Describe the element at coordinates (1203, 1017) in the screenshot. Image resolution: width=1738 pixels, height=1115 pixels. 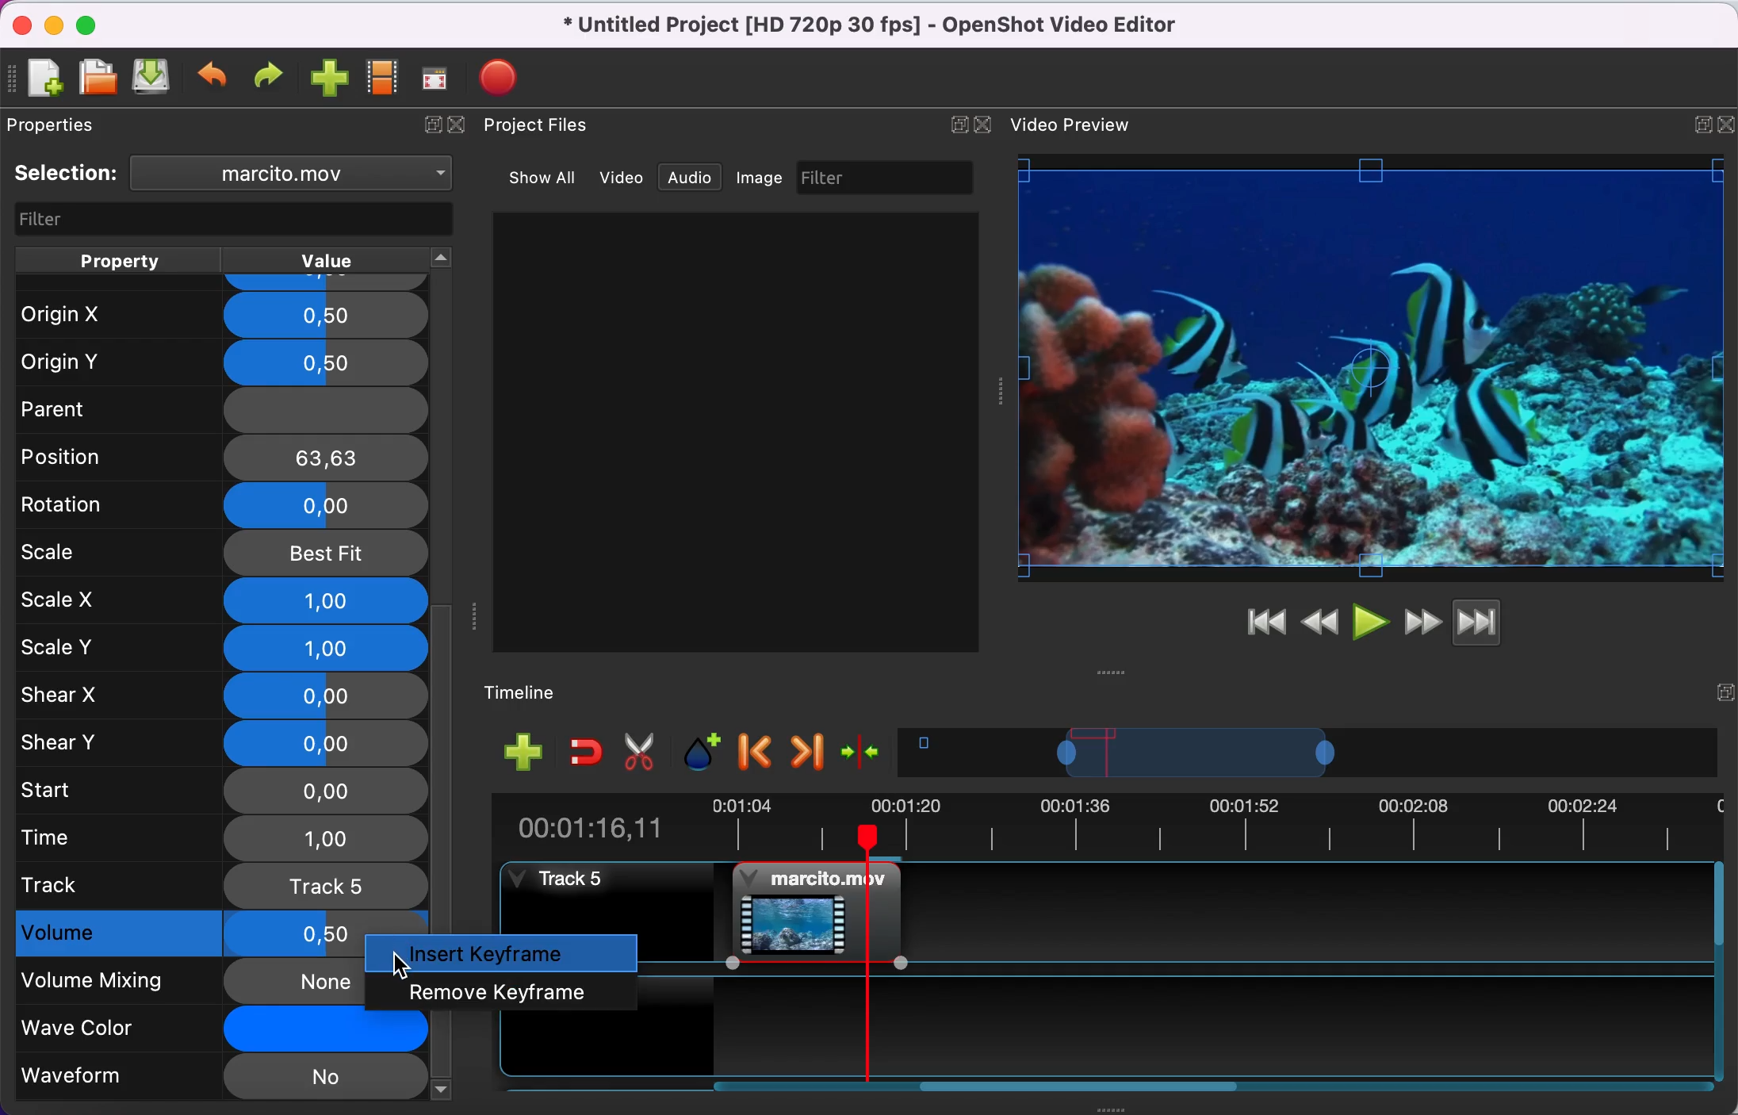
I see `track 4` at that location.